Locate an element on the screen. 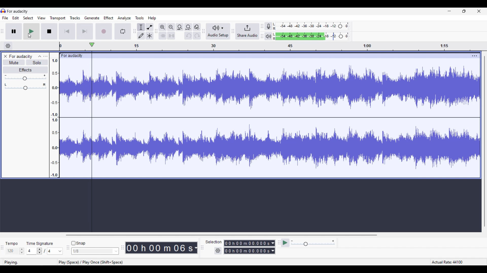  Analyze menu is located at coordinates (124, 18).